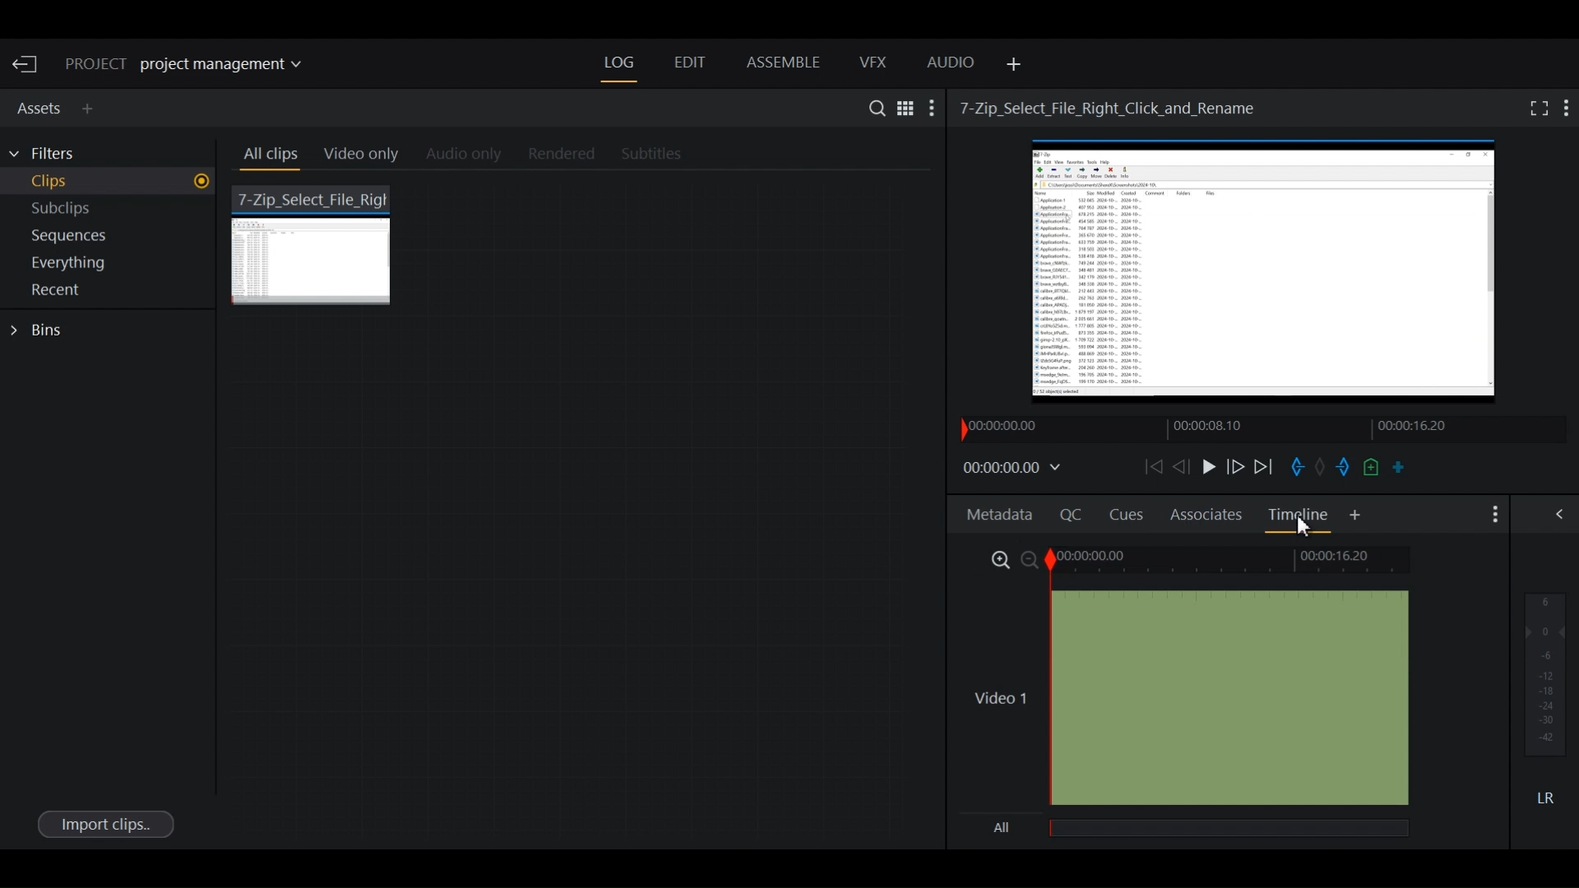 This screenshot has height=888, width=1579. I want to click on Exit Current Project, so click(28, 65).